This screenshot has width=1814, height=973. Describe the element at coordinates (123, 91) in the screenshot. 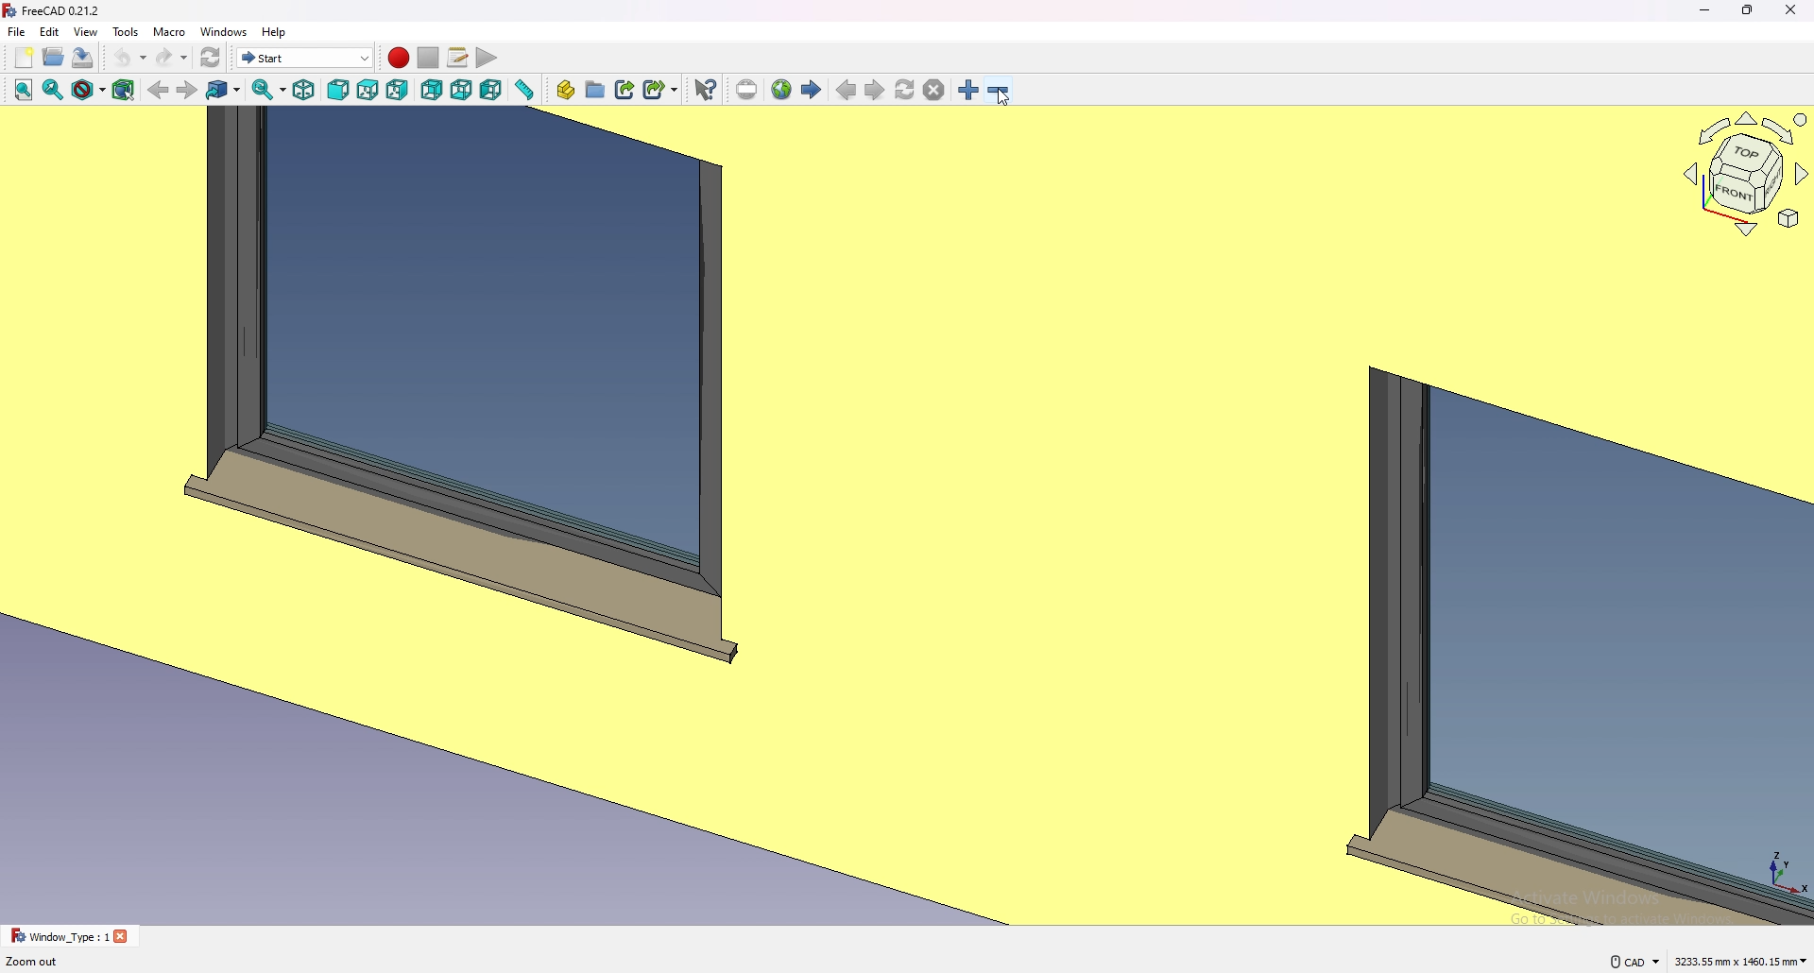

I see `bounding box` at that location.